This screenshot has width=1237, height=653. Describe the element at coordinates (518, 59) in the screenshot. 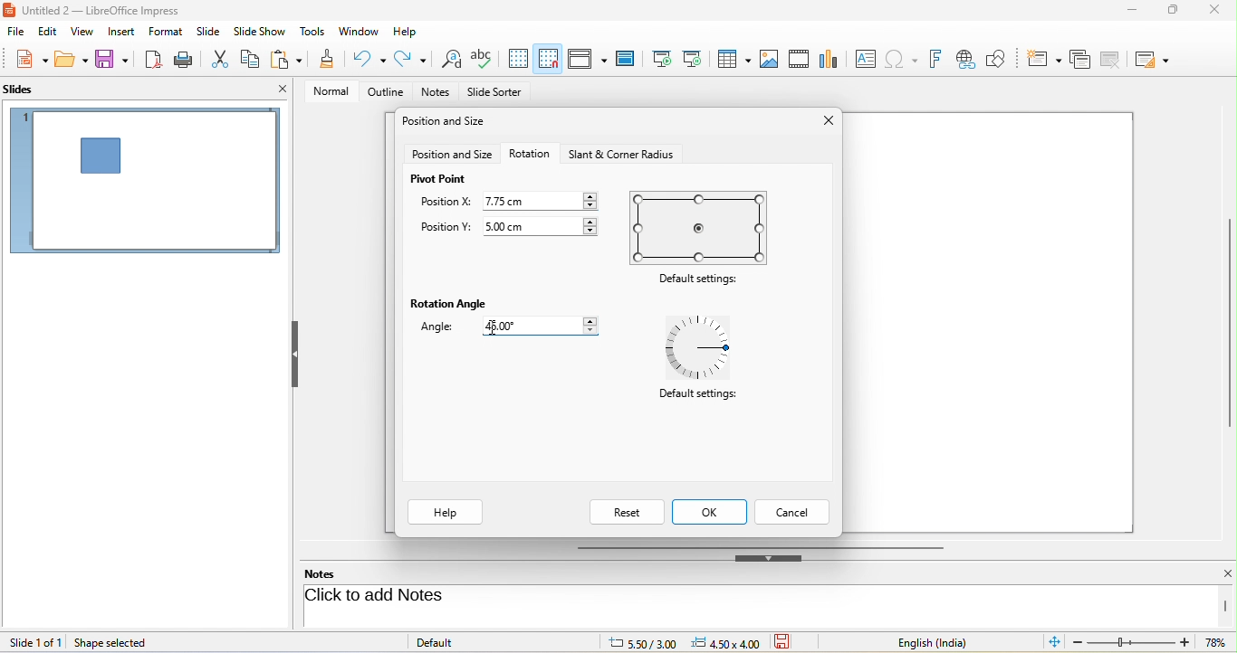

I see `display grid` at that location.